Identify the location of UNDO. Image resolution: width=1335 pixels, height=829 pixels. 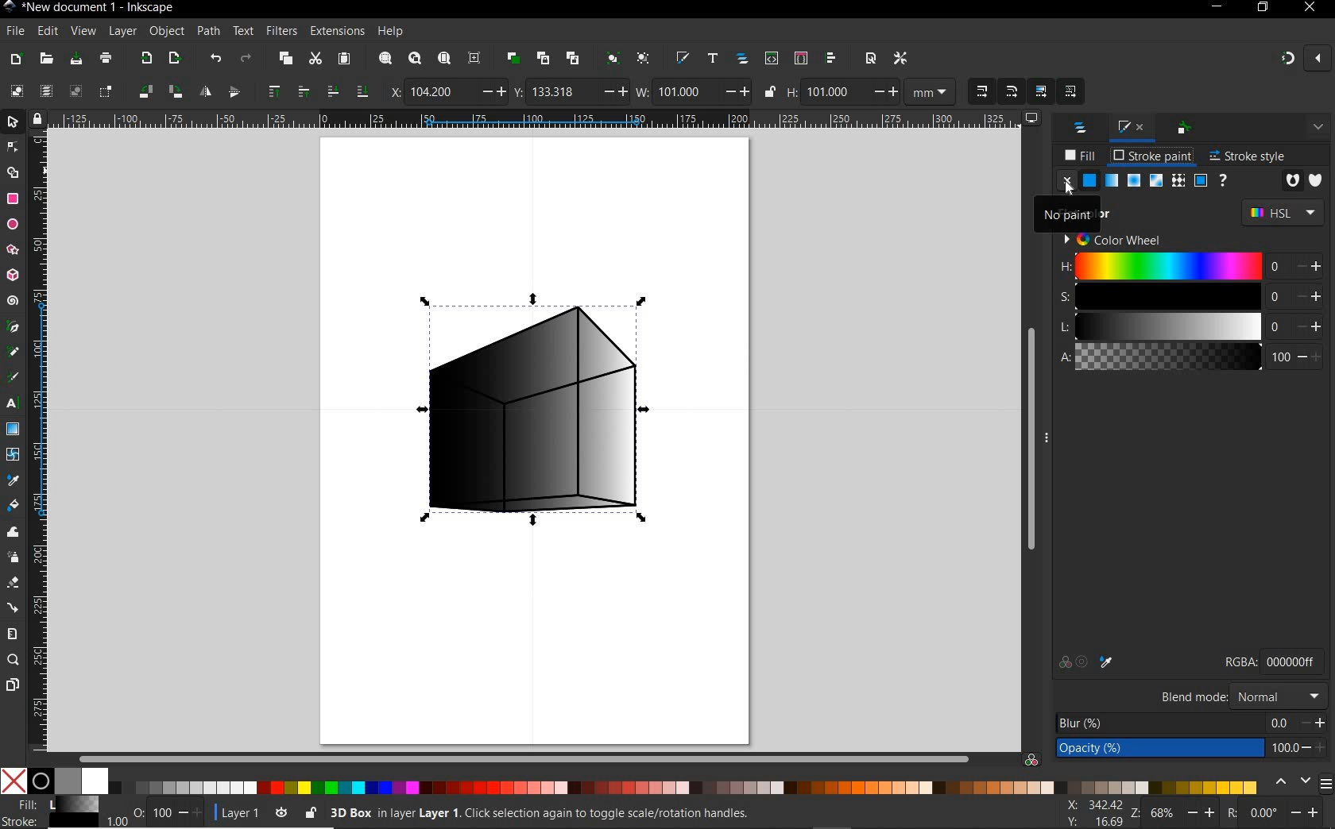
(214, 58).